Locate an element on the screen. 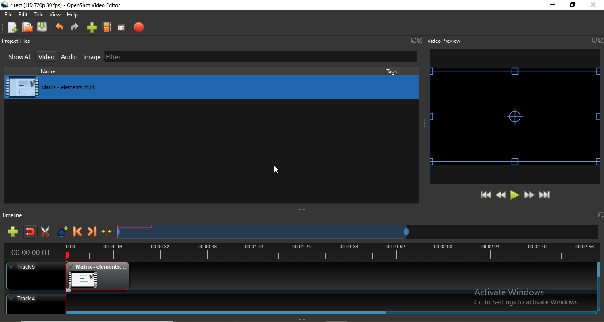 This screenshot has width=604, height=322. Track is located at coordinates (300, 275).